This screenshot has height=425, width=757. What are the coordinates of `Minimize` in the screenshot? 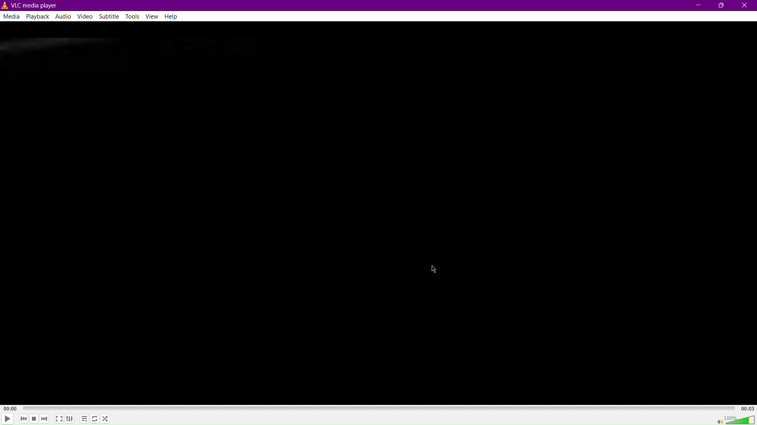 It's located at (696, 6).